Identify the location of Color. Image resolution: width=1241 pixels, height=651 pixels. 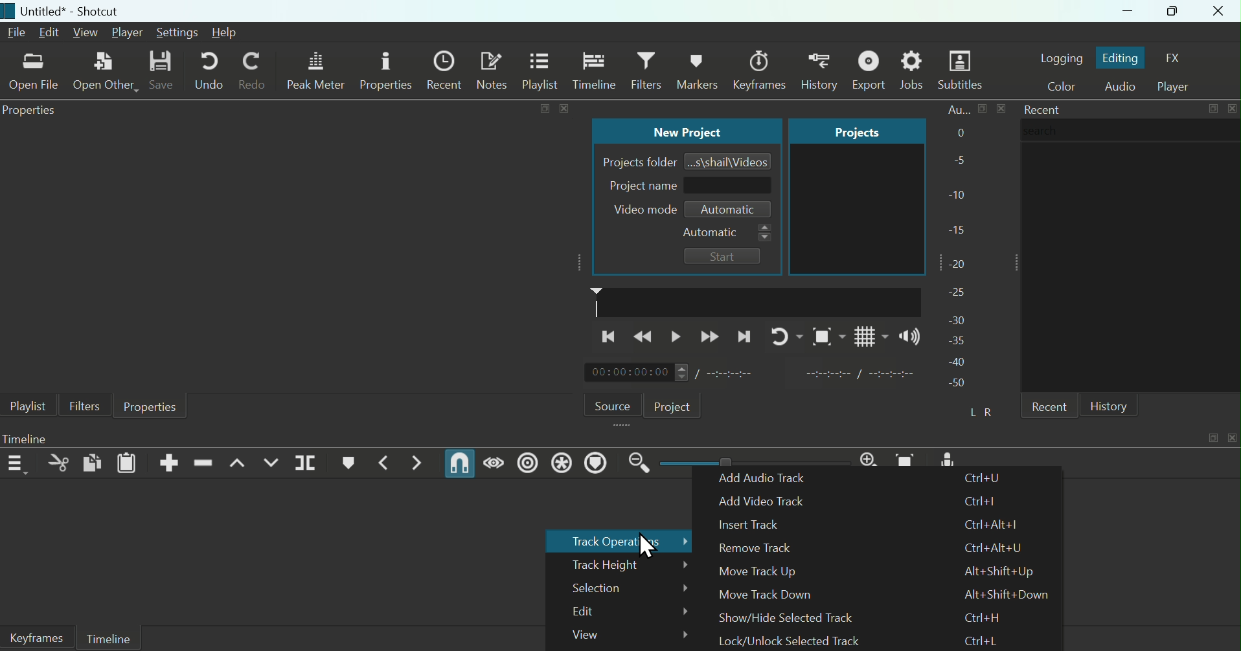
(1058, 87).